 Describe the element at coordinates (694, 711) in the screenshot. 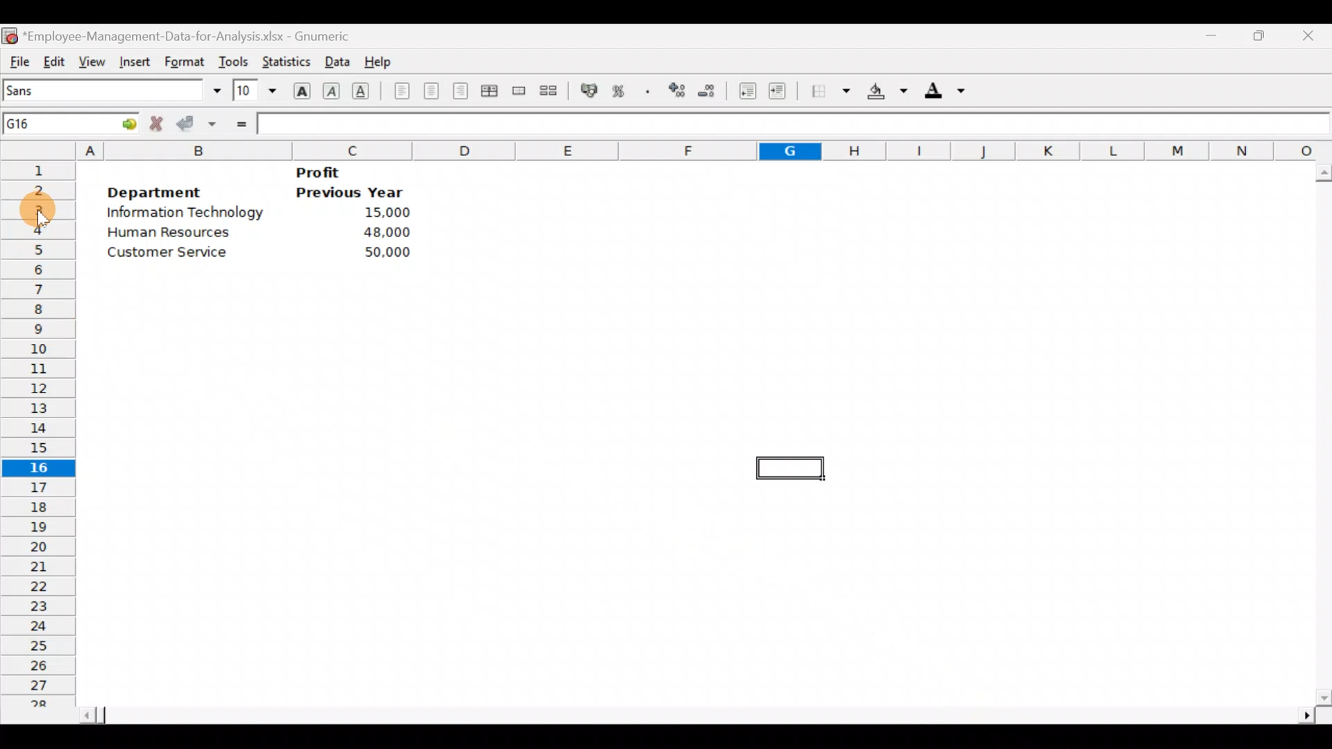

I see `Scroll bar` at that location.